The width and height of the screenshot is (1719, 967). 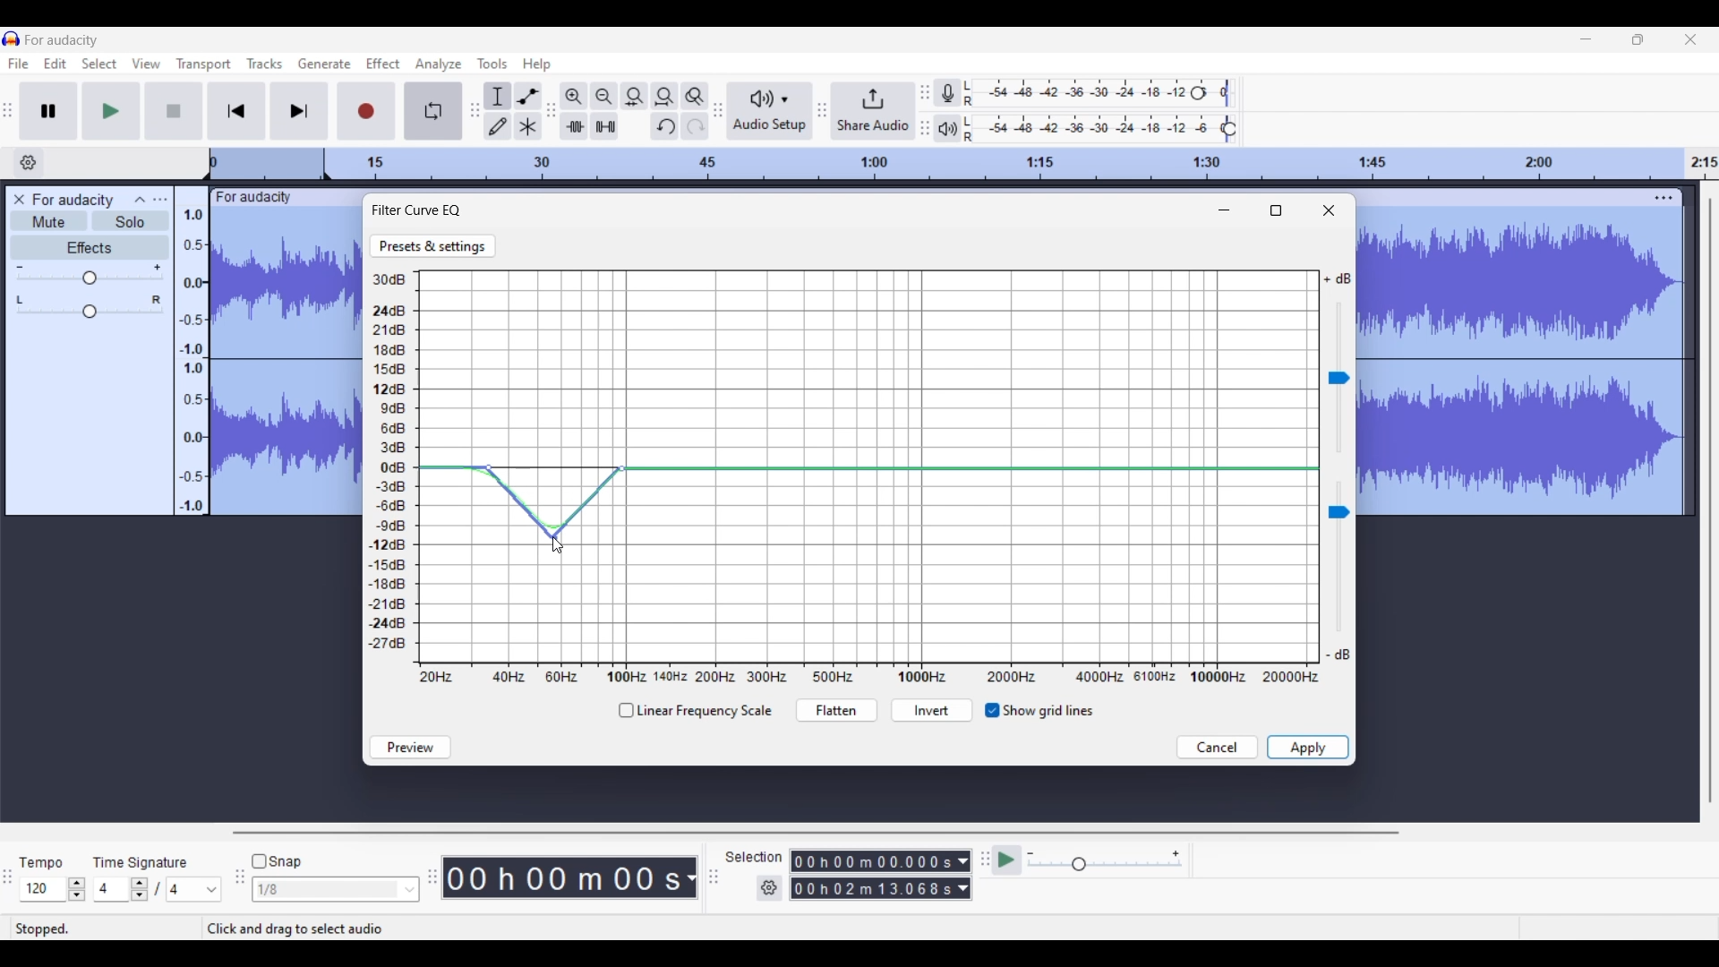 What do you see at coordinates (869, 677) in the screenshot?
I see `X axis representing Hertz` at bounding box center [869, 677].